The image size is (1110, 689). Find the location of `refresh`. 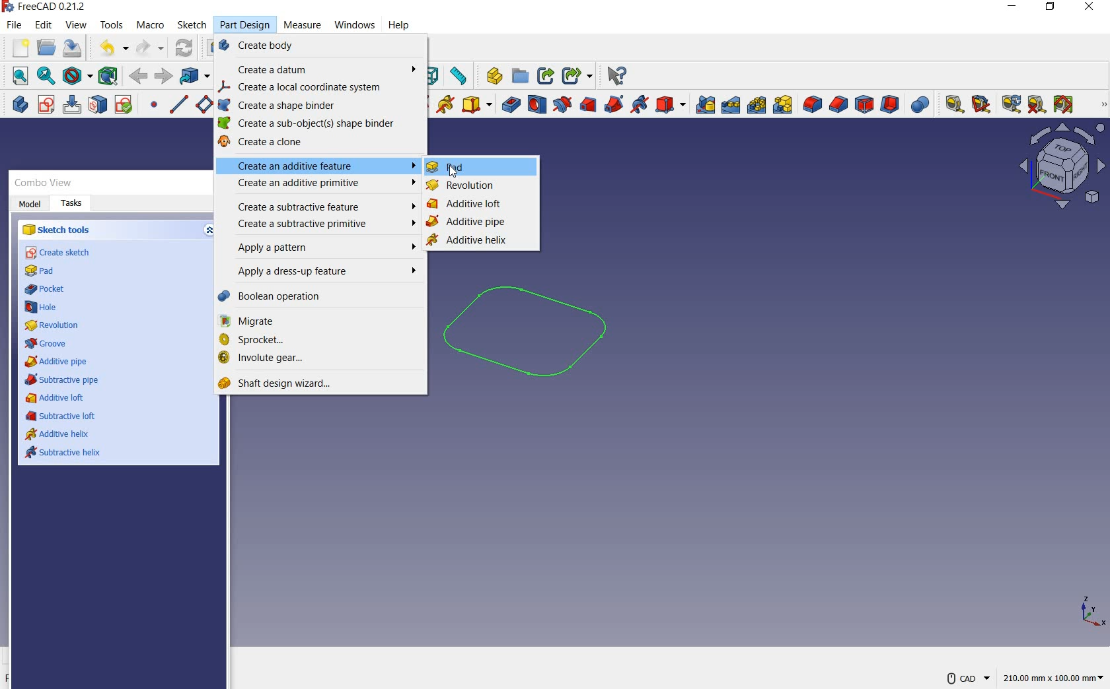

refresh is located at coordinates (184, 47).